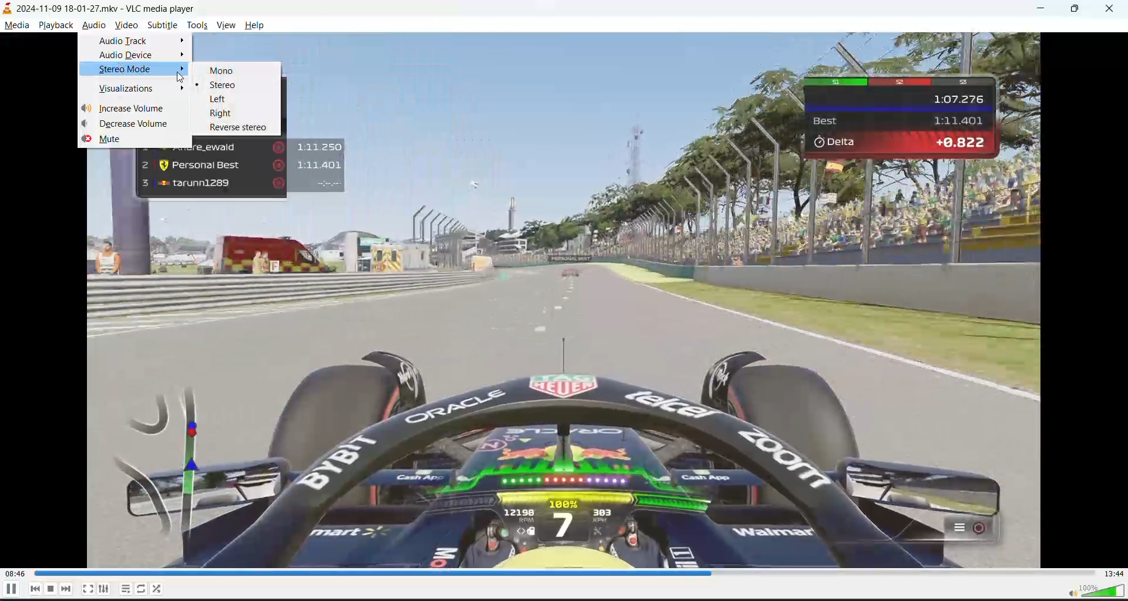  What do you see at coordinates (564, 572) in the screenshot?
I see `track slider` at bounding box center [564, 572].